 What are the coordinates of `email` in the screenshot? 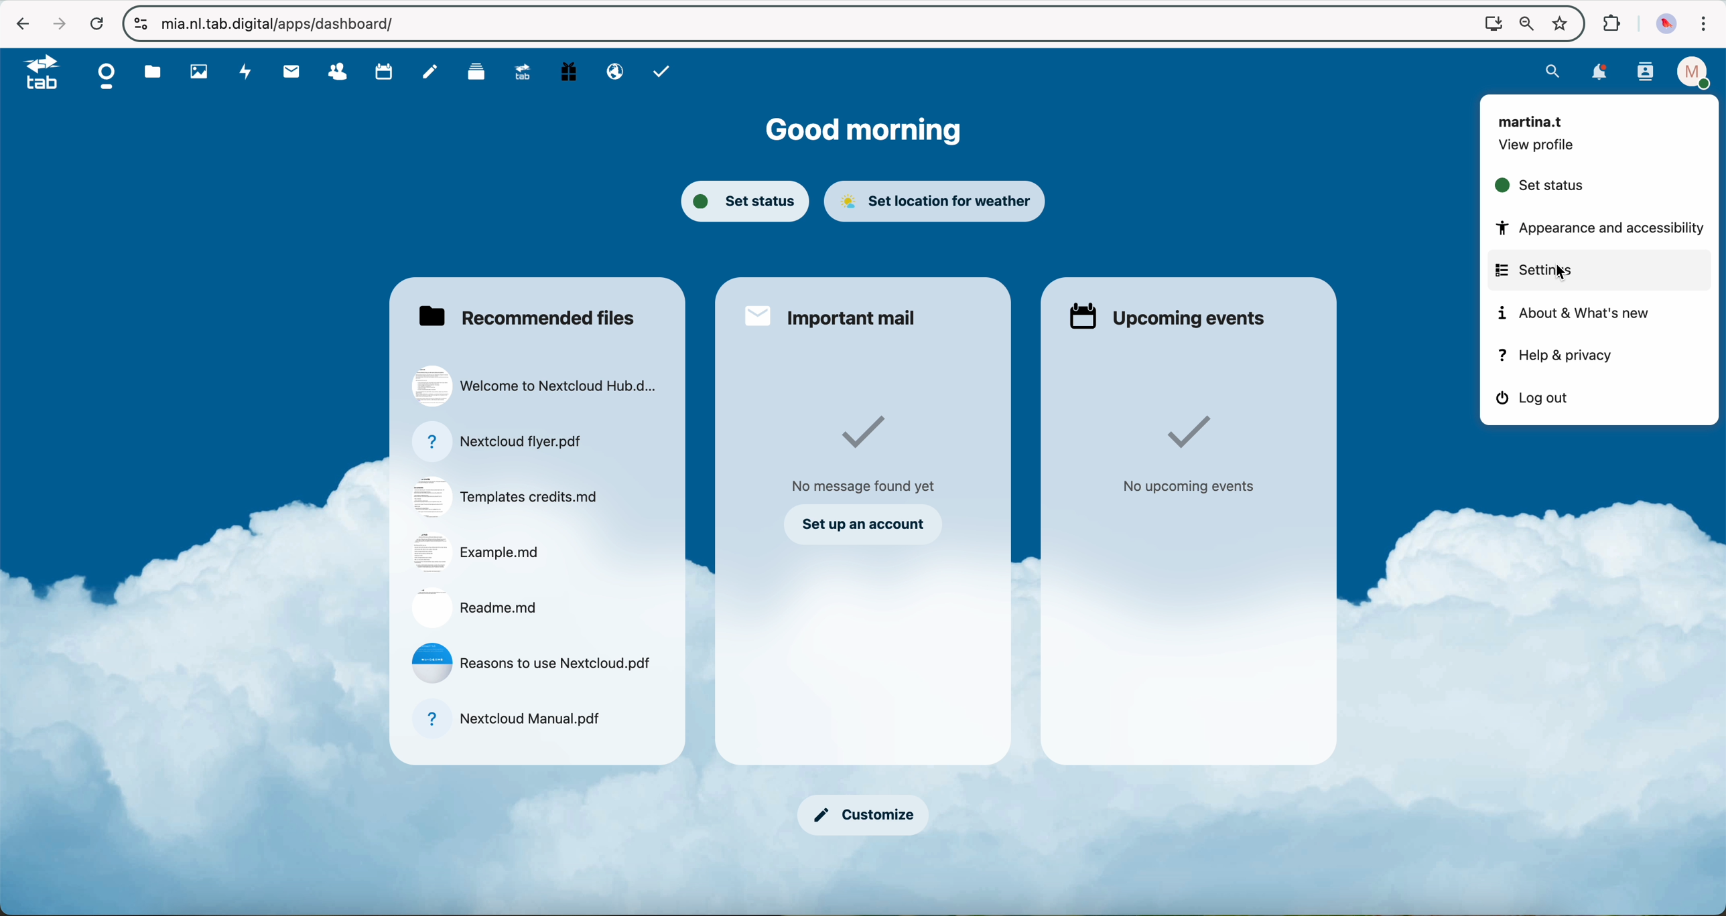 It's located at (612, 72).